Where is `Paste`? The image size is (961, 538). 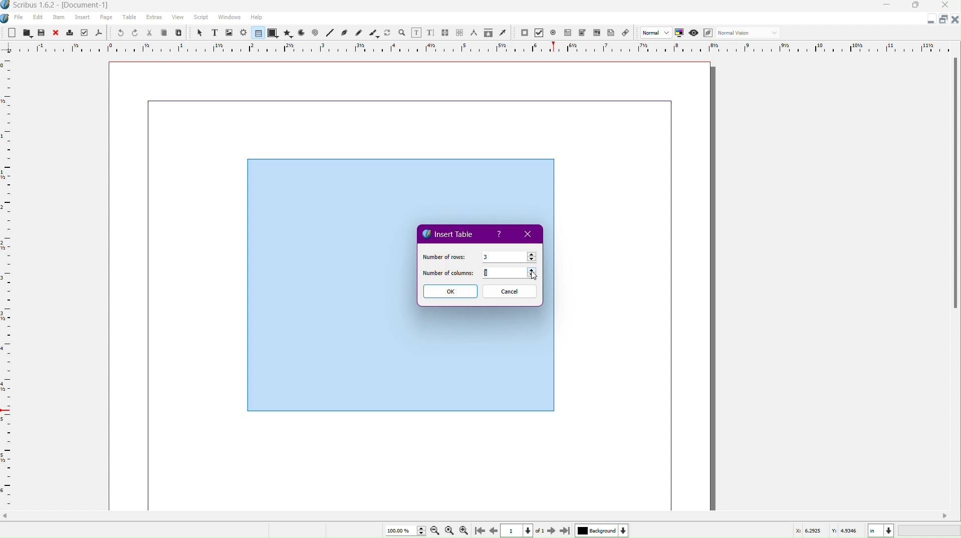
Paste is located at coordinates (179, 33).